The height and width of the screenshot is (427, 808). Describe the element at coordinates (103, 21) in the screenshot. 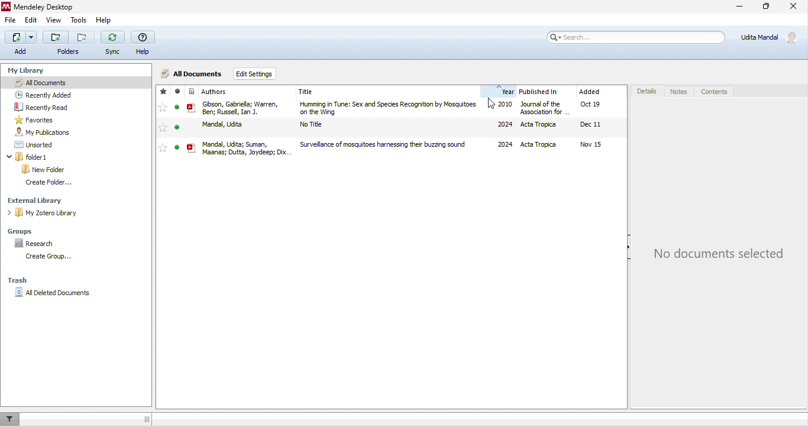

I see `help` at that location.